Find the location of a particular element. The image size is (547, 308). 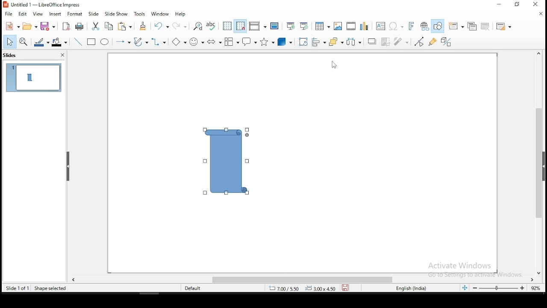

duplicate slide is located at coordinates (473, 25).